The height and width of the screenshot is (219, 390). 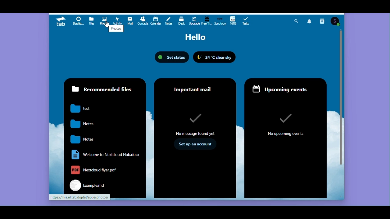 I want to click on Photos, so click(x=105, y=20).